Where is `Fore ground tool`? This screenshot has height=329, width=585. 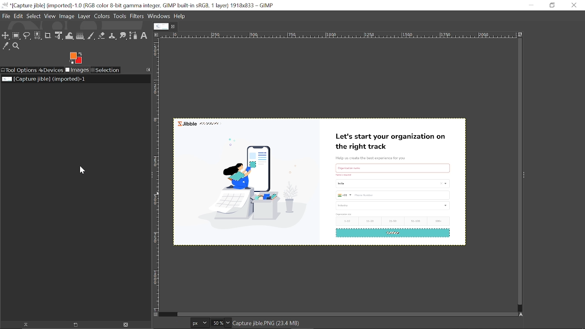
Fore ground tool is located at coordinates (75, 58).